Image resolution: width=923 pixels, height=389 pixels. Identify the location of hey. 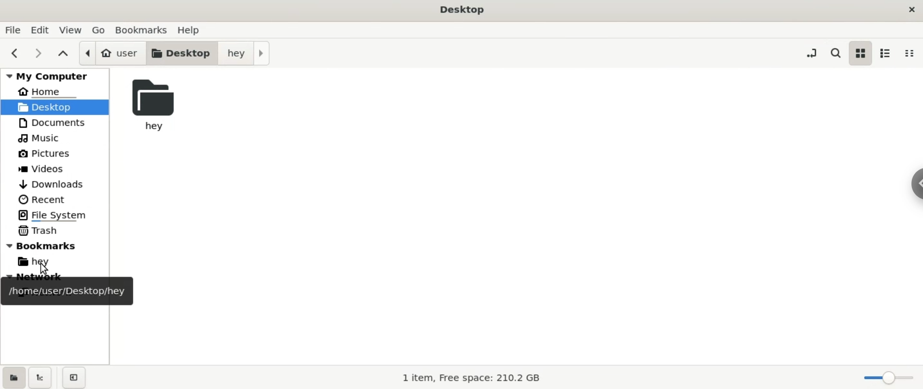
(42, 264).